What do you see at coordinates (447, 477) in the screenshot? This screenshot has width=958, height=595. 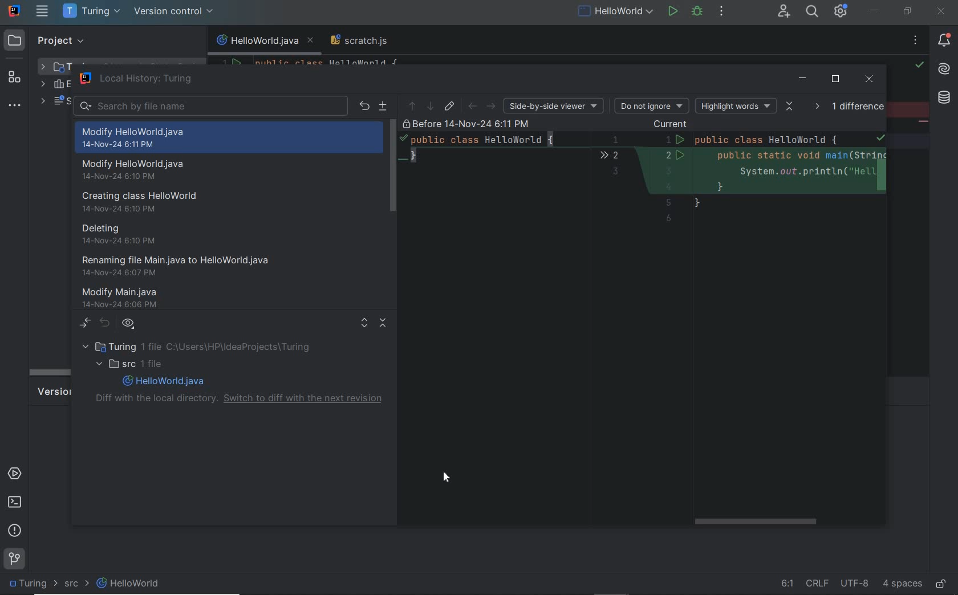 I see `Cursor` at bounding box center [447, 477].